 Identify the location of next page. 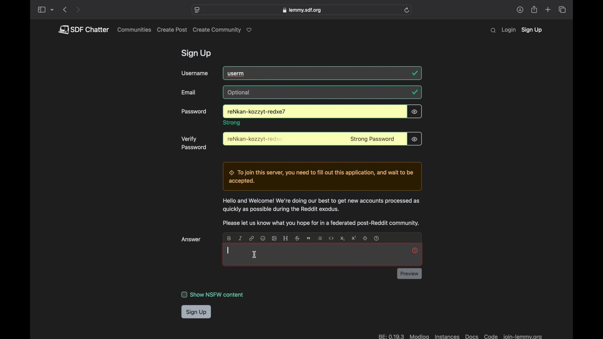
(78, 10).